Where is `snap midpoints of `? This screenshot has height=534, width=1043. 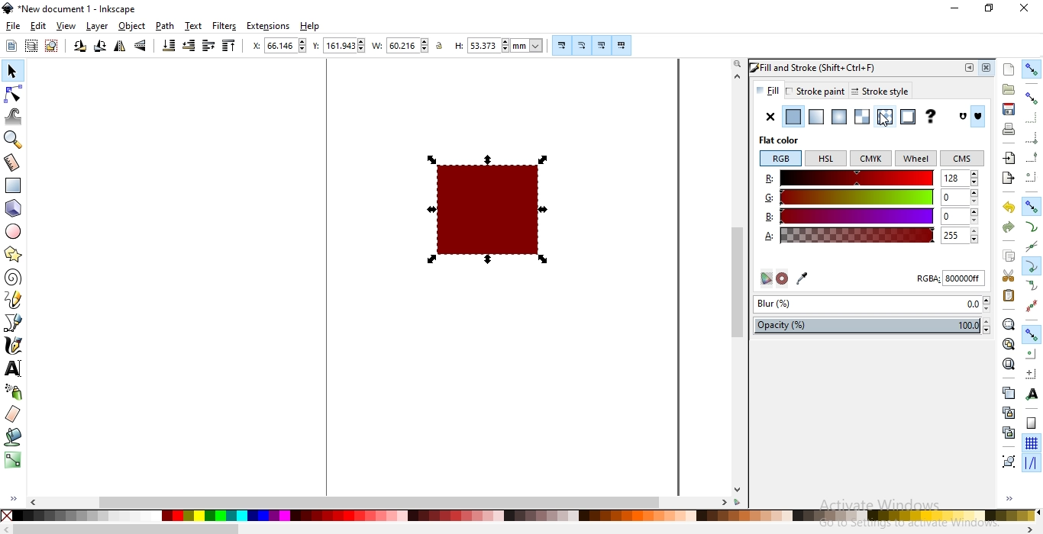 snap midpoints of  is located at coordinates (1032, 159).